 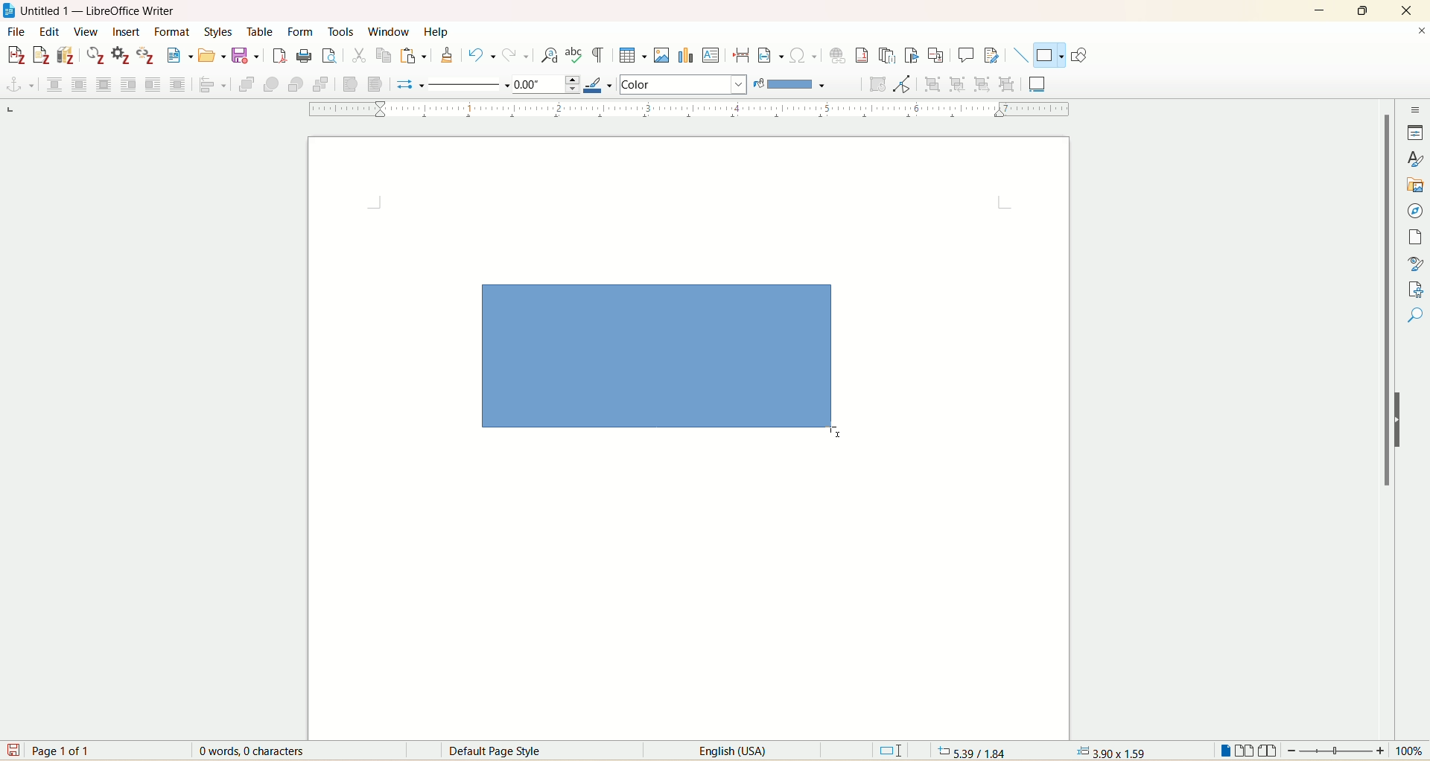 What do you see at coordinates (771, 54) in the screenshot?
I see `insert field ` at bounding box center [771, 54].